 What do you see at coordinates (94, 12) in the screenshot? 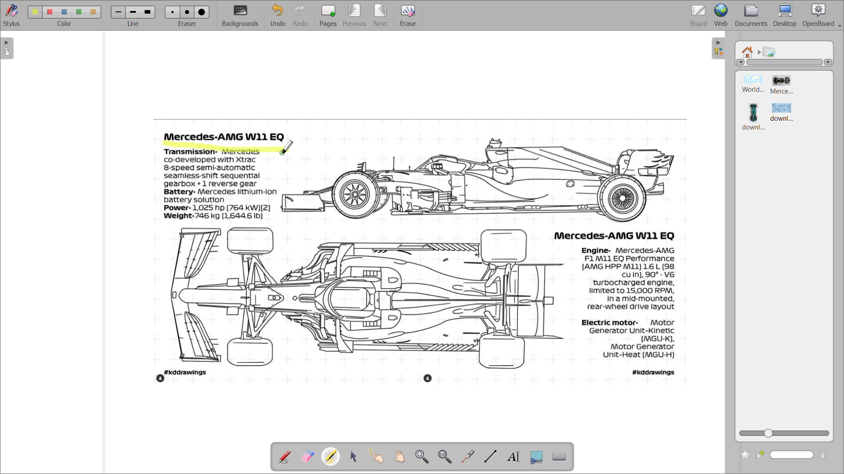
I see `color 5` at bounding box center [94, 12].